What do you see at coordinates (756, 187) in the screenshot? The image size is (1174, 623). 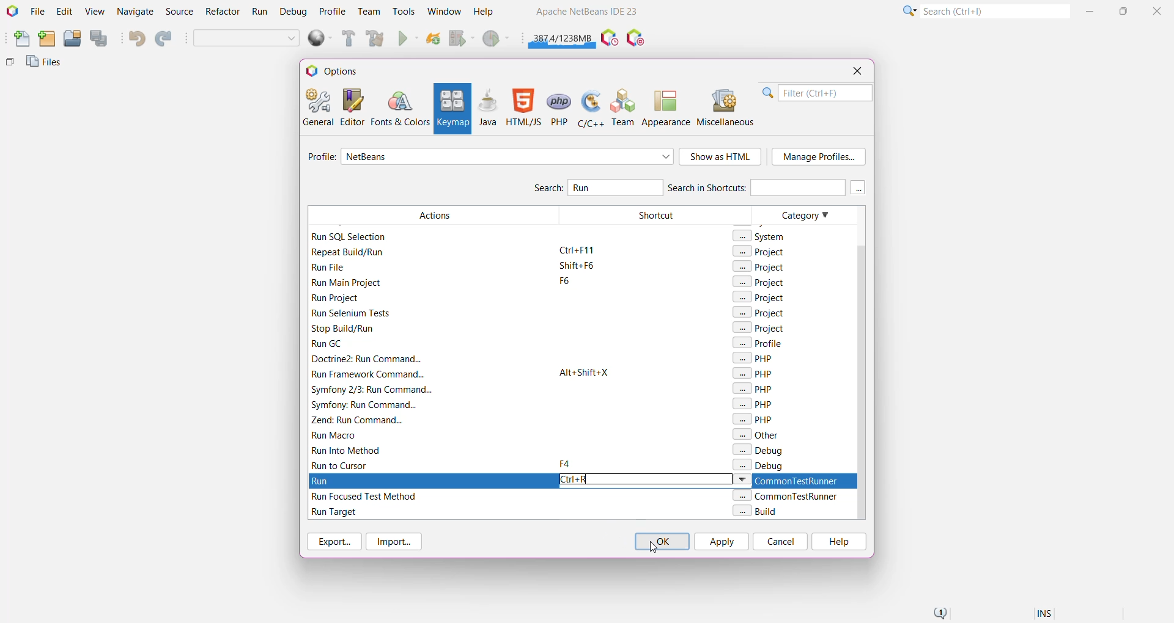 I see `Search in Shortcuts` at bounding box center [756, 187].